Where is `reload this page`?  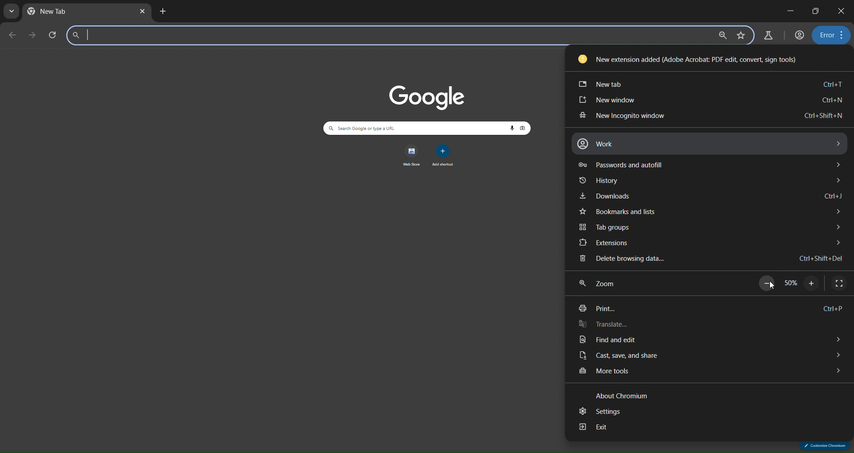
reload this page is located at coordinates (56, 34).